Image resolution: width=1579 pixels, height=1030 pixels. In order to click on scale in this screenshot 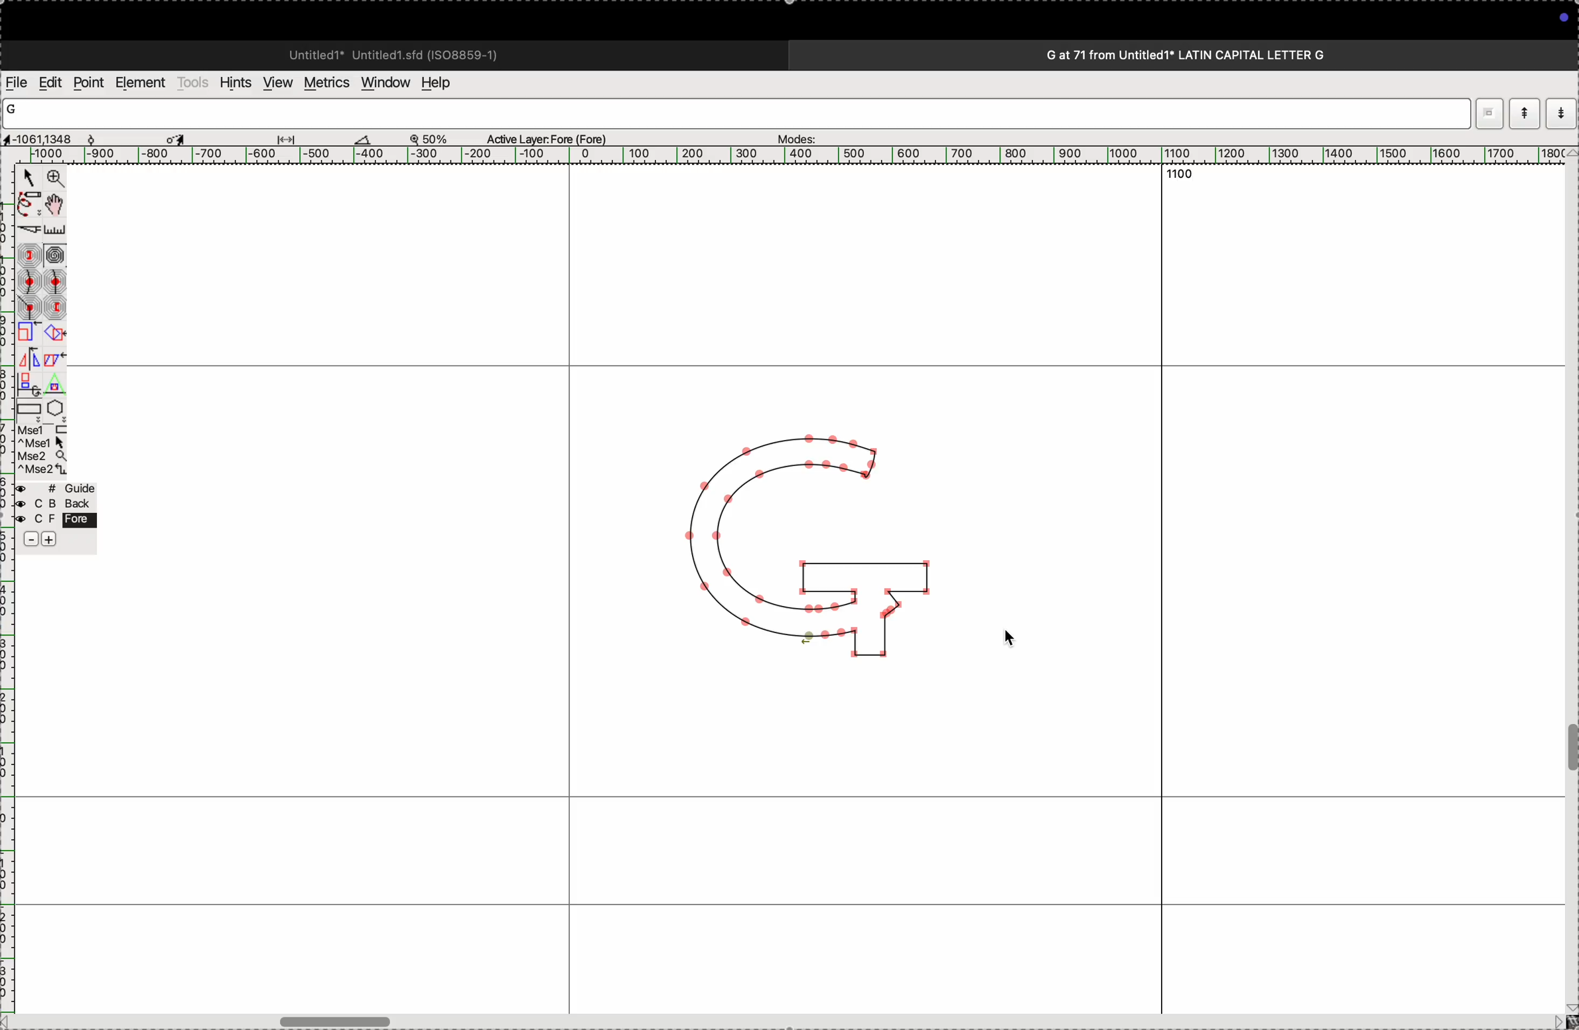, I will do `click(29, 332)`.